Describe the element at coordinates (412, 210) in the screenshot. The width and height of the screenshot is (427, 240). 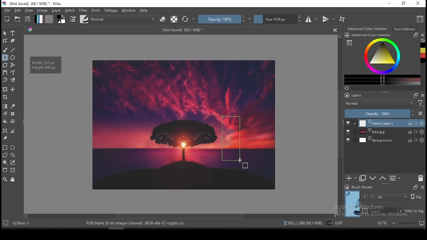
I see `filter in tag` at that location.